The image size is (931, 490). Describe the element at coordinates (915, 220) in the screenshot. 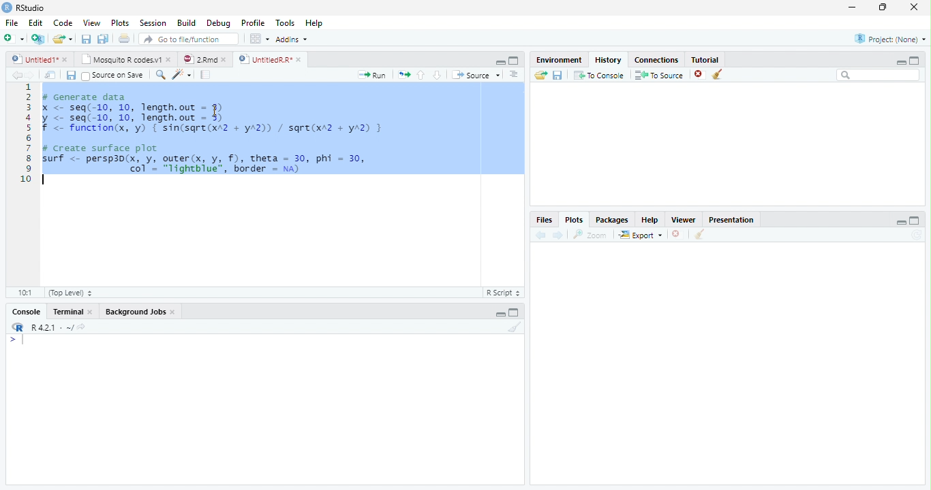

I see `maximize` at that location.